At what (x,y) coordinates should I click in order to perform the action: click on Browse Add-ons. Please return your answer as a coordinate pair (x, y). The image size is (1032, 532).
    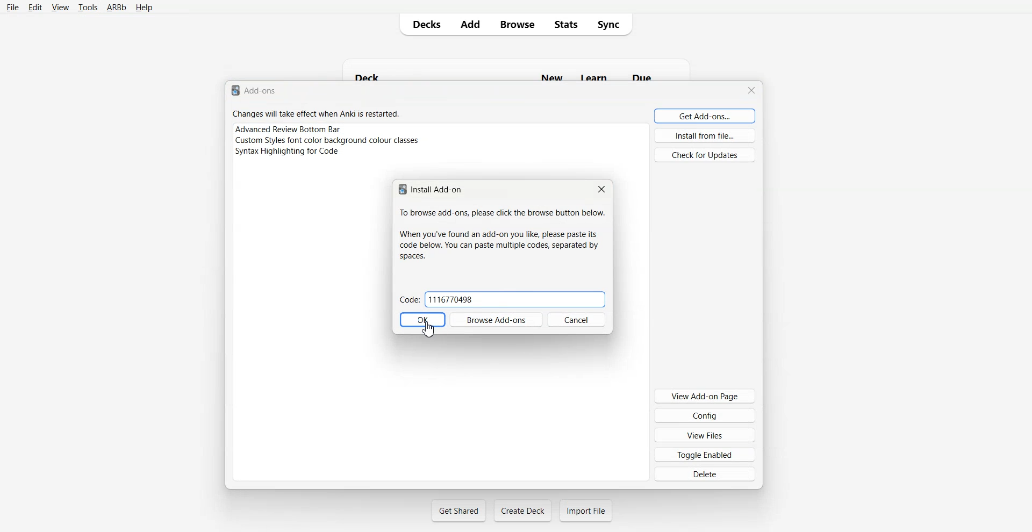
    Looking at the image, I should click on (497, 319).